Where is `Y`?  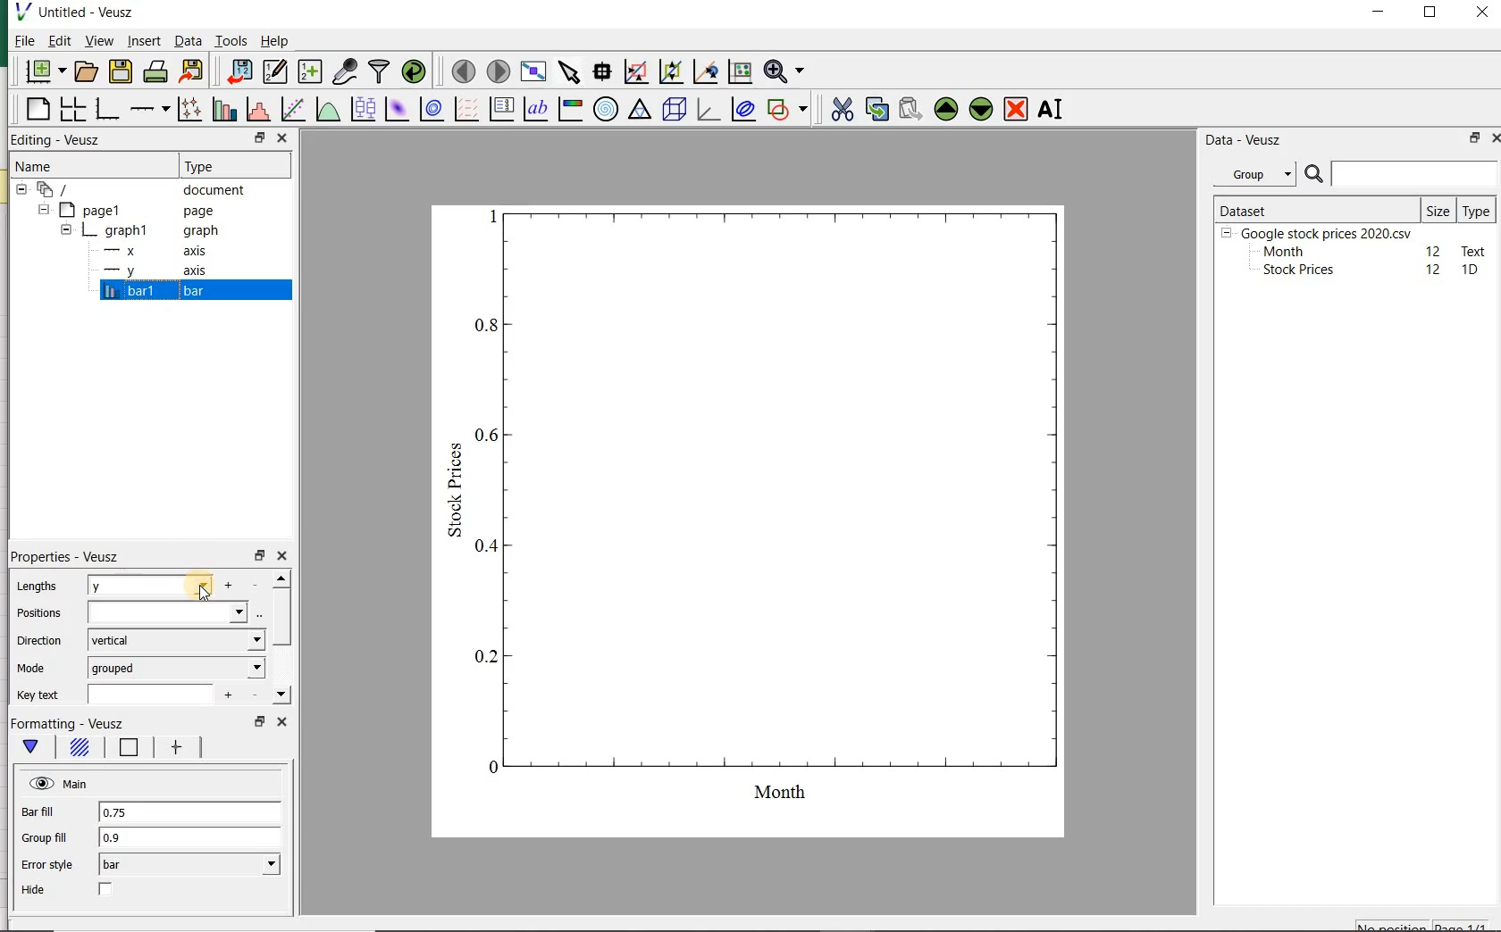 Y is located at coordinates (150, 585).